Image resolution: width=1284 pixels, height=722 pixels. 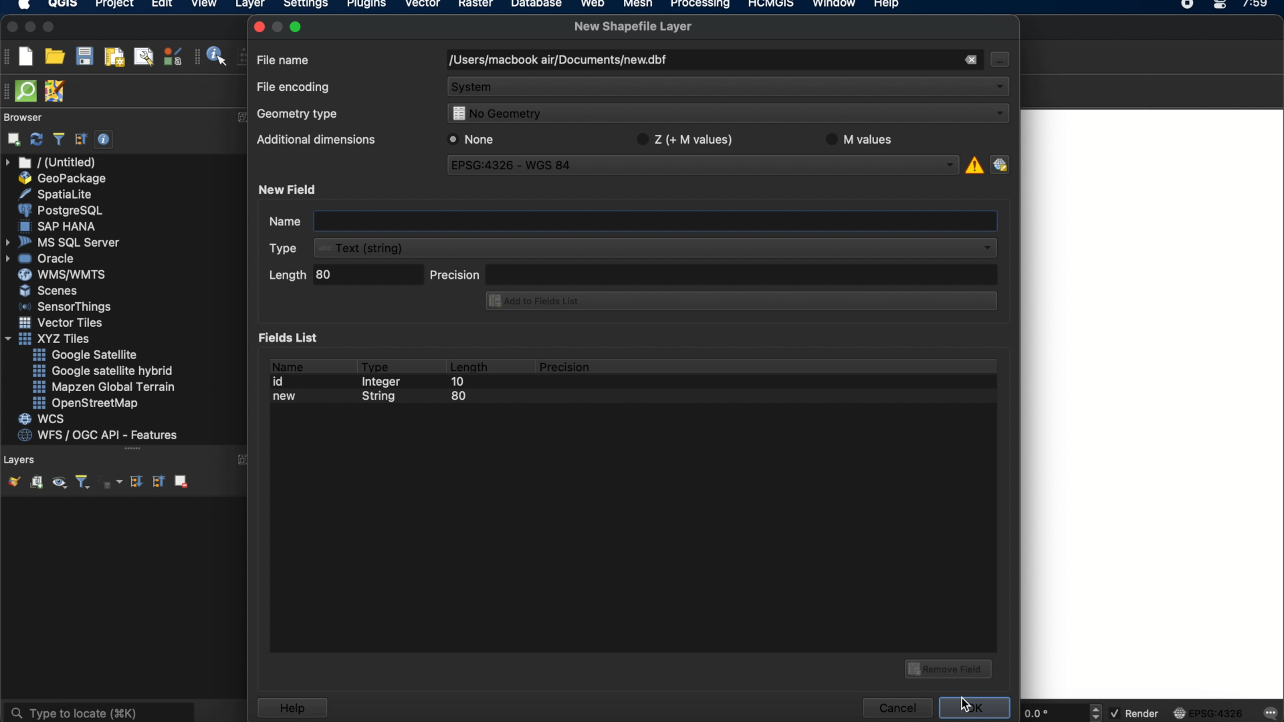 What do you see at coordinates (58, 484) in the screenshot?
I see `manage map themes` at bounding box center [58, 484].